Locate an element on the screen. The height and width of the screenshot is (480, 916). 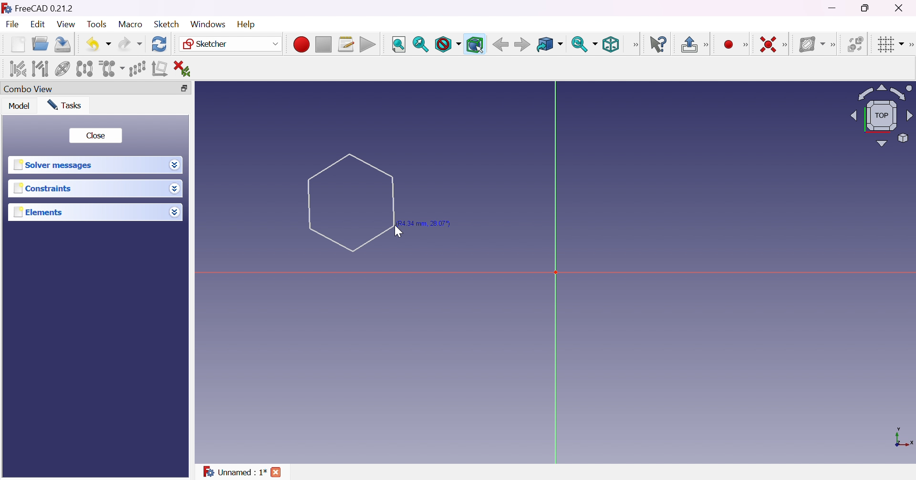
[View] is located at coordinates (635, 45).